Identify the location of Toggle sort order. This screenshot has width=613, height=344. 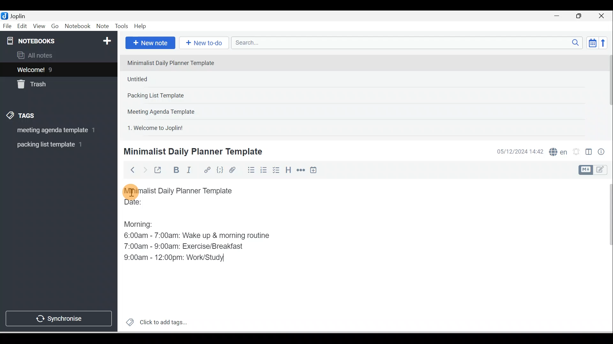
(592, 42).